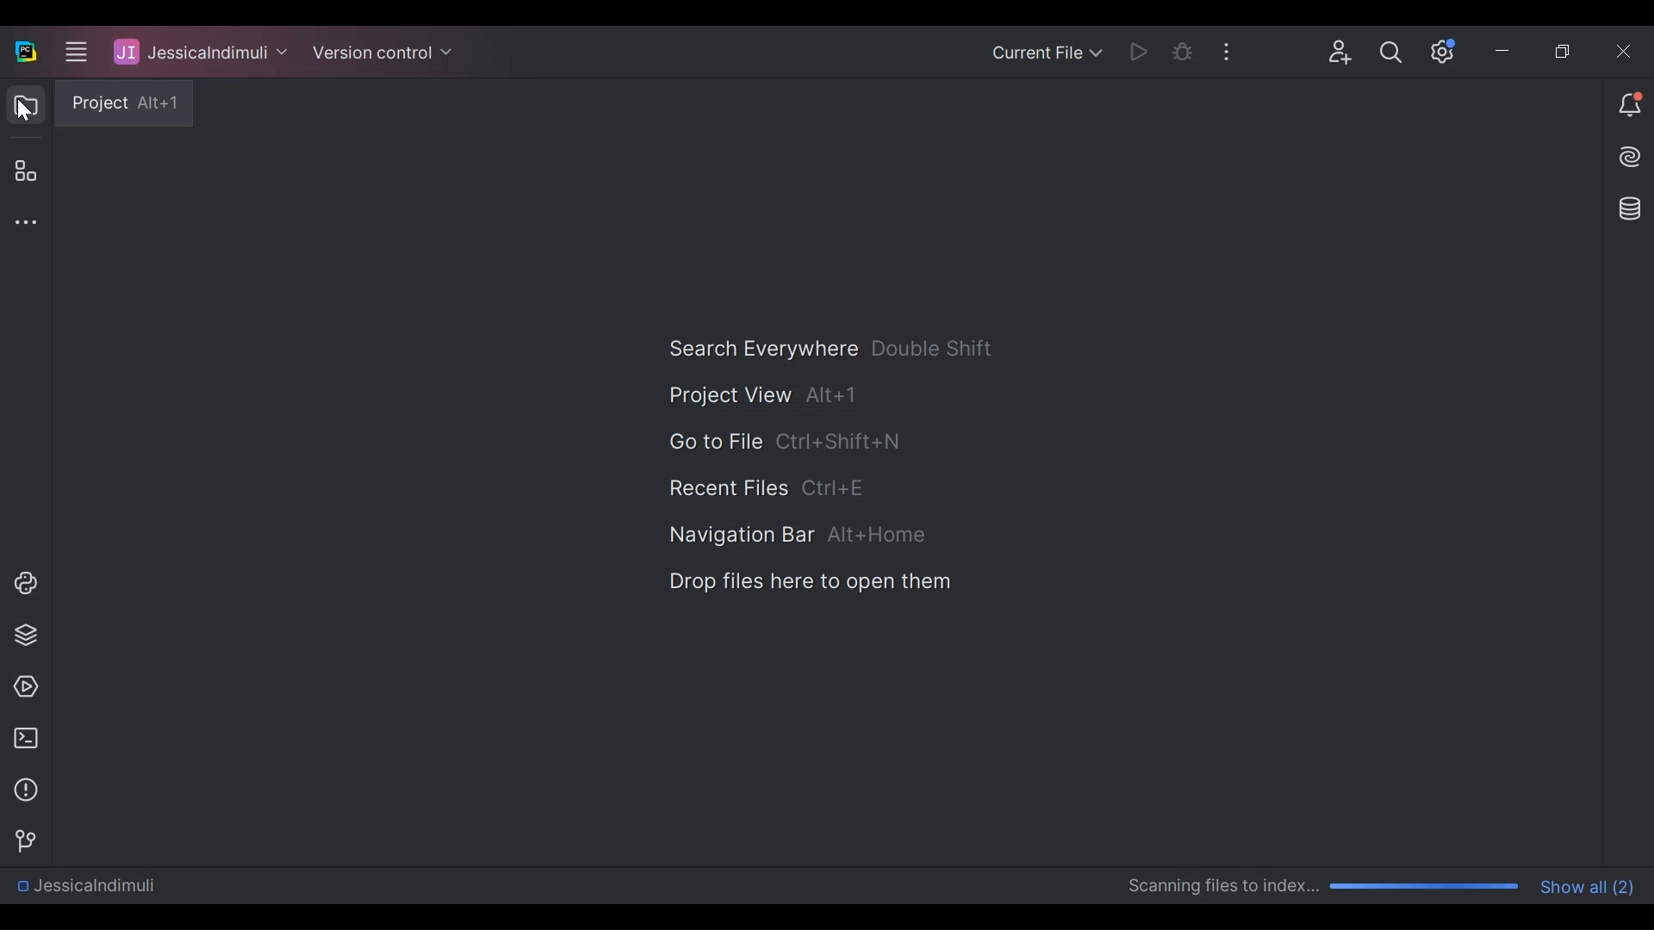  What do you see at coordinates (1503, 51) in the screenshot?
I see `Minimize` at bounding box center [1503, 51].